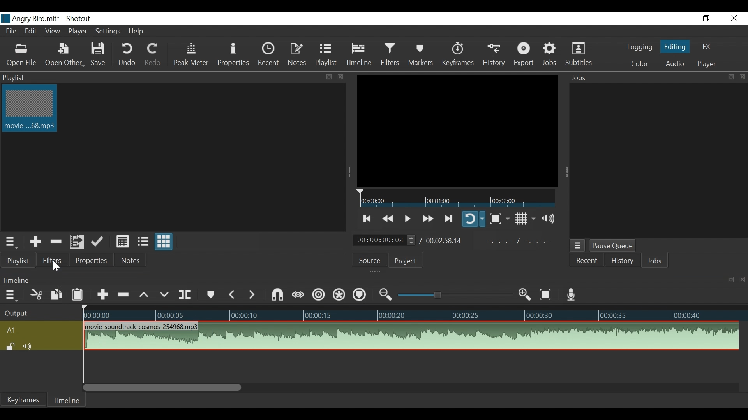 This screenshot has height=420, width=748. I want to click on FX, so click(706, 47).